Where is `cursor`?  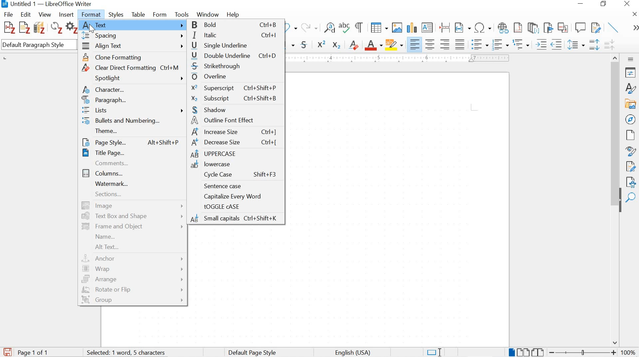 cursor is located at coordinates (94, 29).